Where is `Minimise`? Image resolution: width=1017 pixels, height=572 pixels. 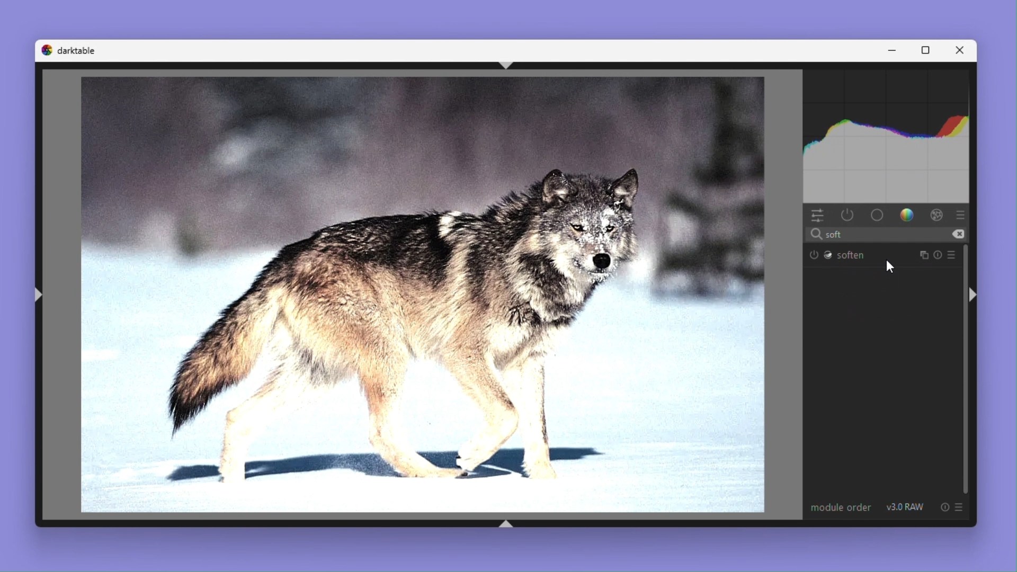
Minimise is located at coordinates (896, 50).